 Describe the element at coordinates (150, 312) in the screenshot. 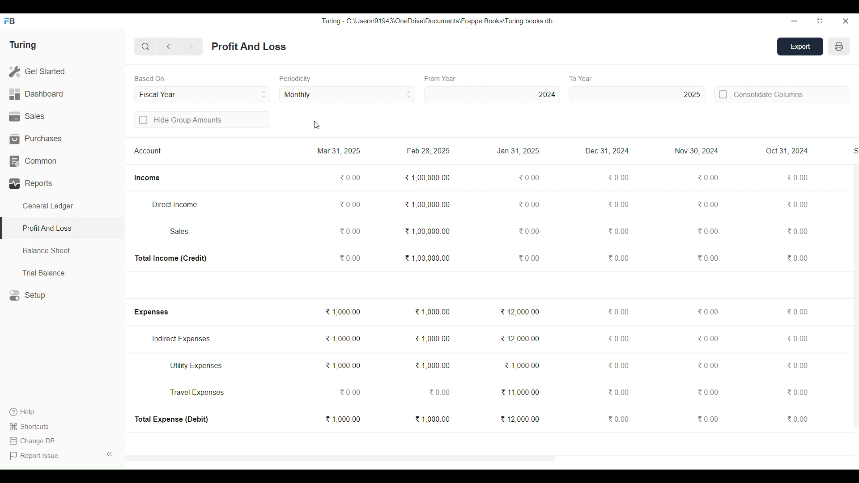

I see `Expenses` at that location.